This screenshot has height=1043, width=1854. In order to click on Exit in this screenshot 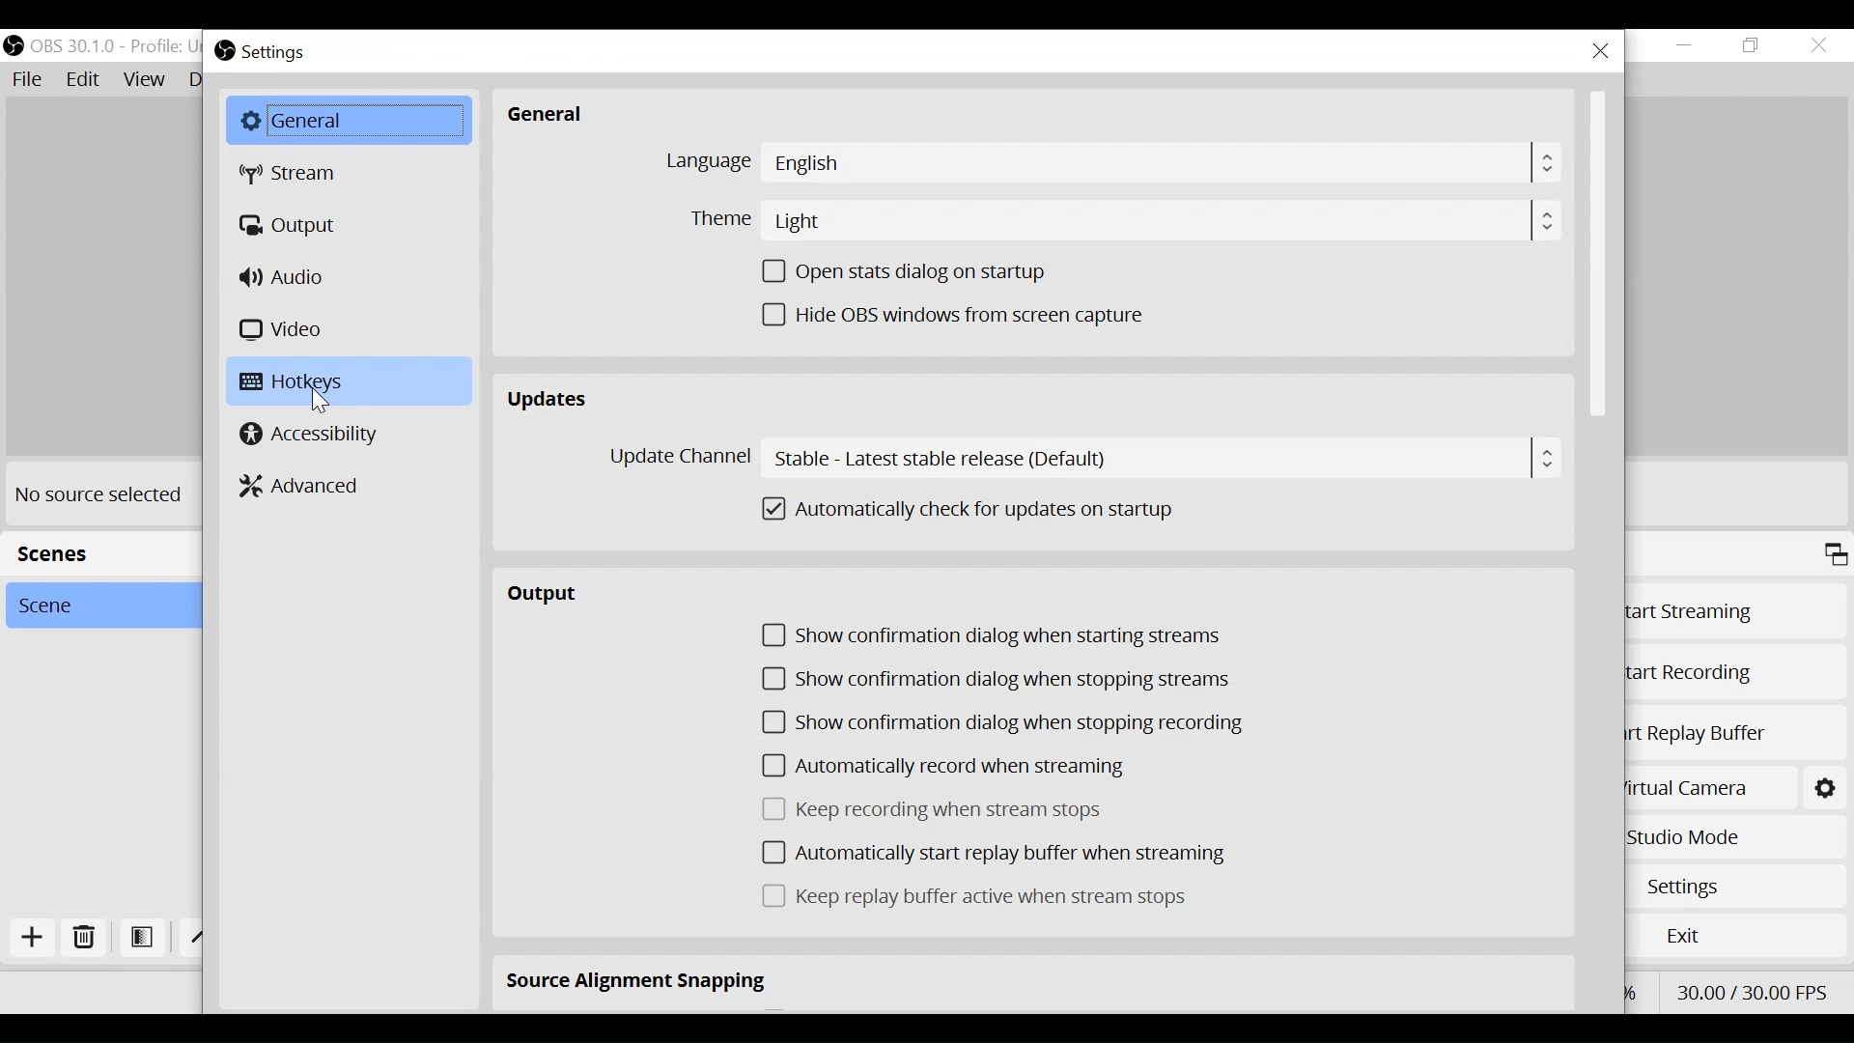, I will do `click(1741, 933)`.